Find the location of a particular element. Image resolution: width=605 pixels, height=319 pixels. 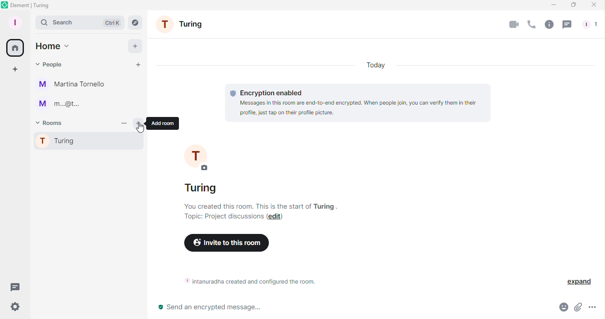

Call is located at coordinates (531, 25).